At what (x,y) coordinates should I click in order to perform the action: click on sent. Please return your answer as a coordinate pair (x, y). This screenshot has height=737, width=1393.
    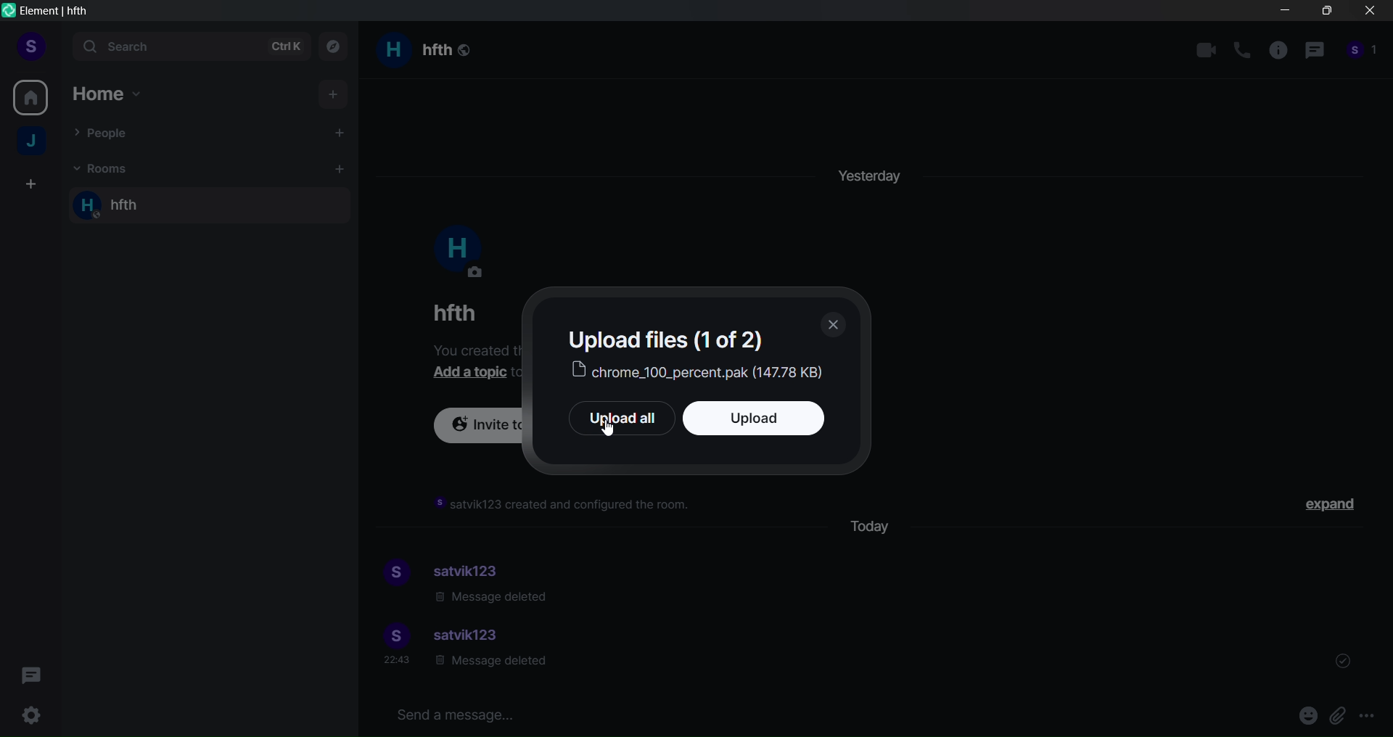
    Looking at the image, I should click on (1343, 659).